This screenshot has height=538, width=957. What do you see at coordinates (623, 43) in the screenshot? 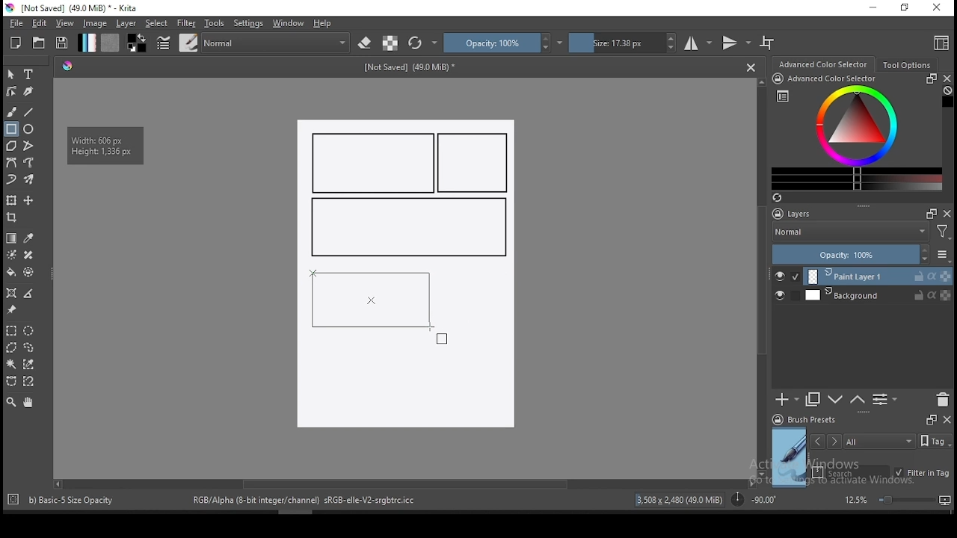
I see `size` at bounding box center [623, 43].